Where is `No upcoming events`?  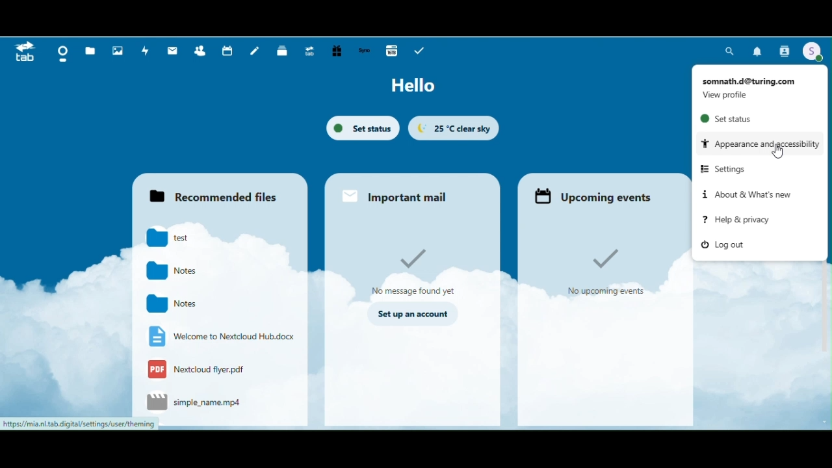 No upcoming events is located at coordinates (612, 269).